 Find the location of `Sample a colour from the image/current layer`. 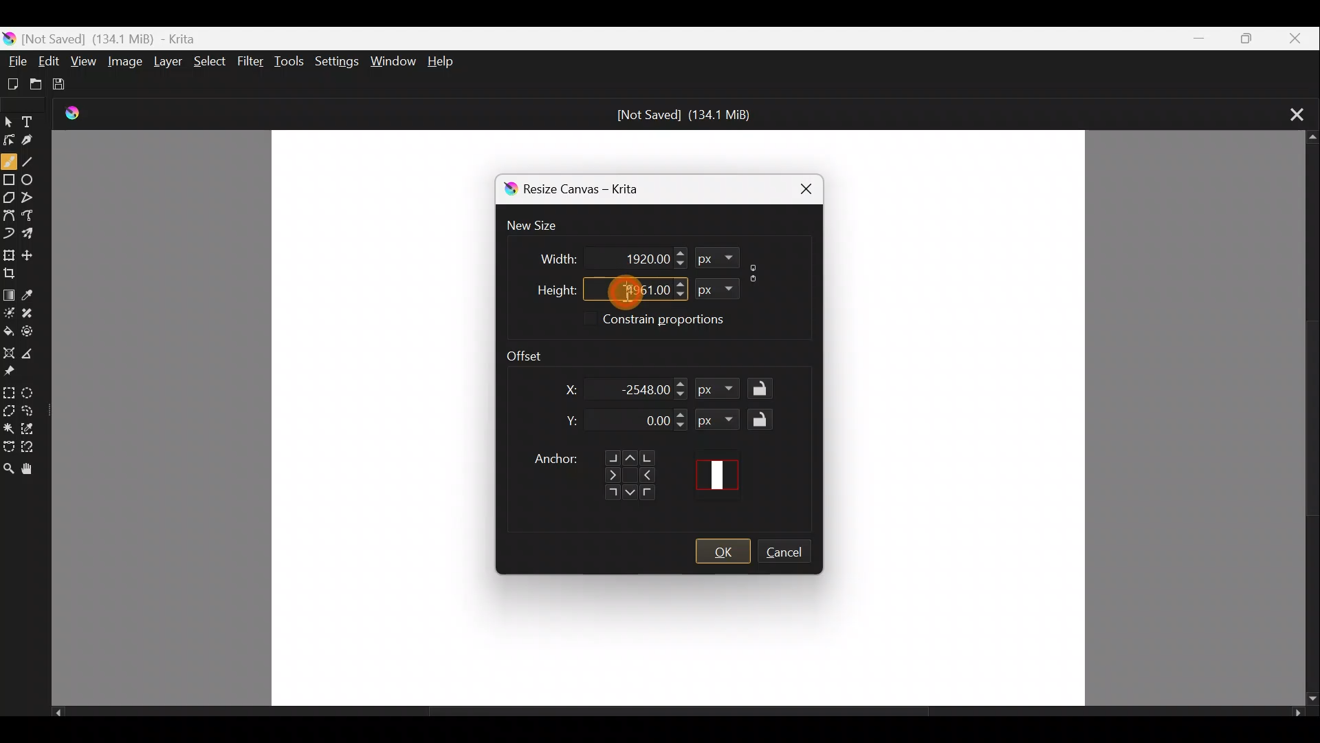

Sample a colour from the image/current layer is located at coordinates (34, 291).